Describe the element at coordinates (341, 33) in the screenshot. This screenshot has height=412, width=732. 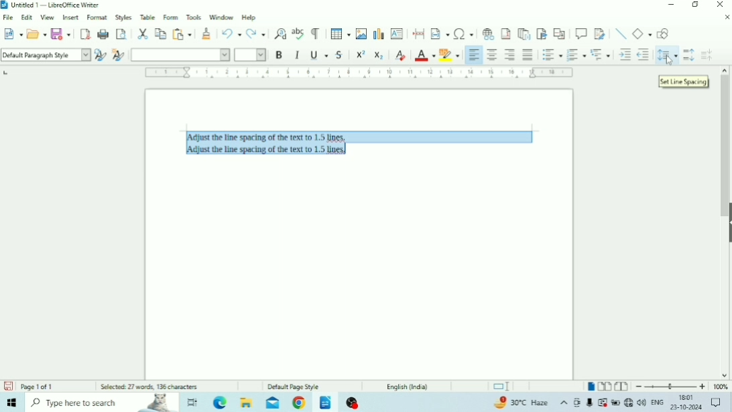
I see `Insert Table` at that location.